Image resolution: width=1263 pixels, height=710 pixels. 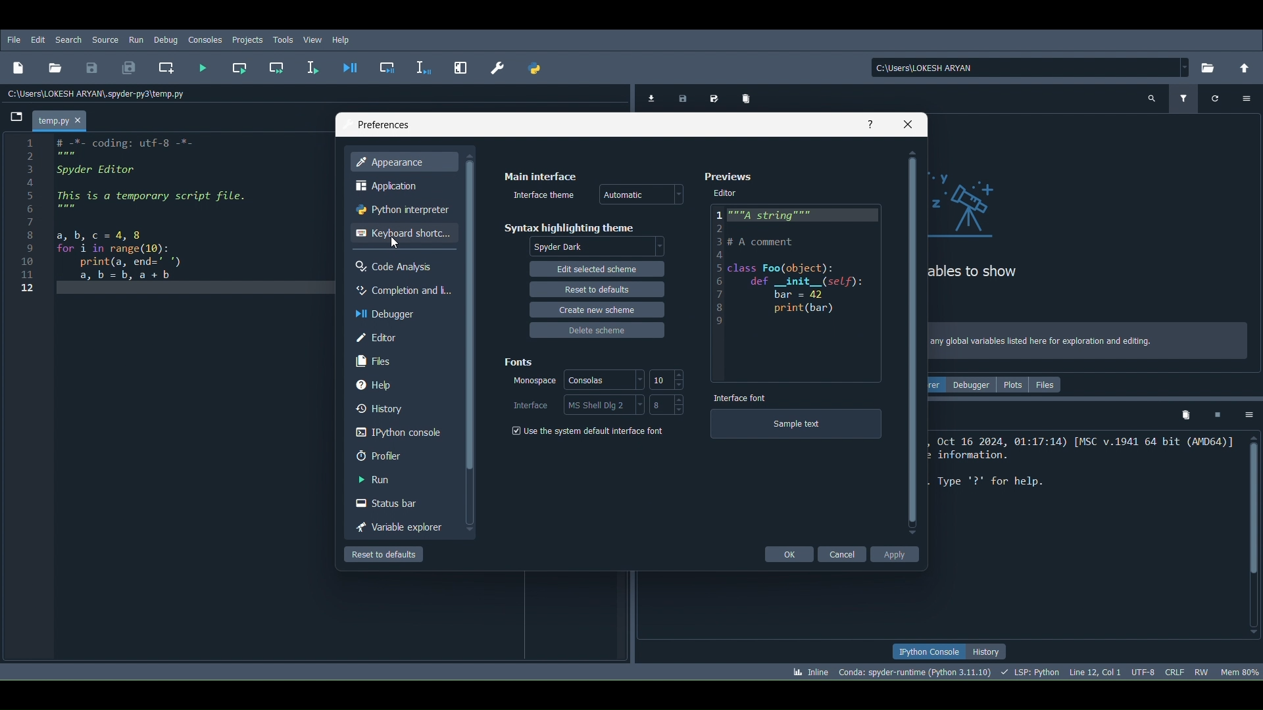 What do you see at coordinates (649, 97) in the screenshot?
I see `Import data` at bounding box center [649, 97].